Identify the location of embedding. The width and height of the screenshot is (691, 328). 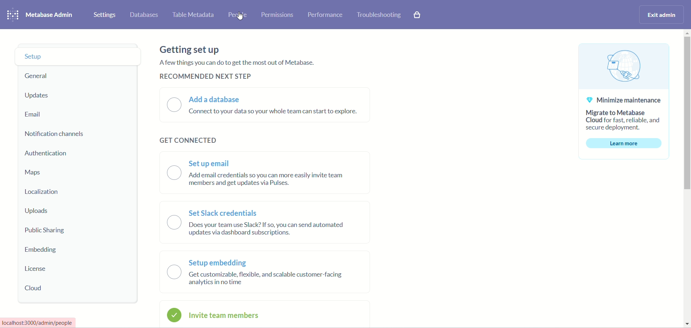
(44, 251).